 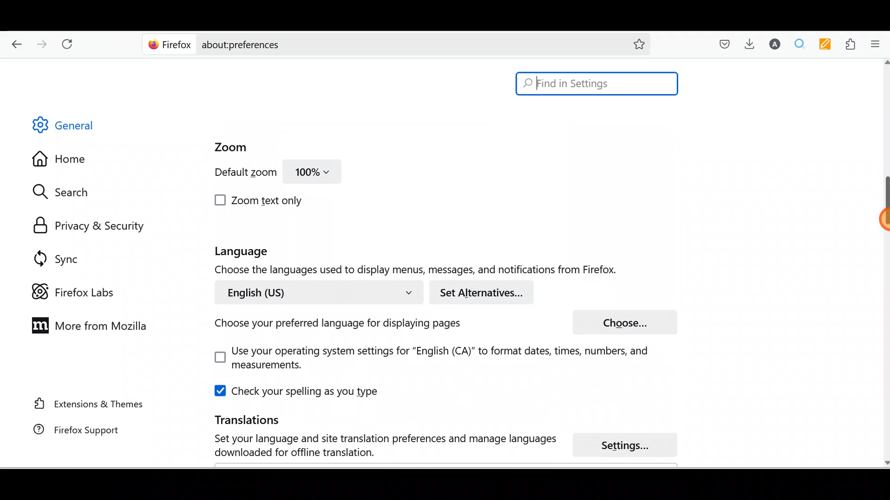 I want to click on General, so click(x=71, y=127).